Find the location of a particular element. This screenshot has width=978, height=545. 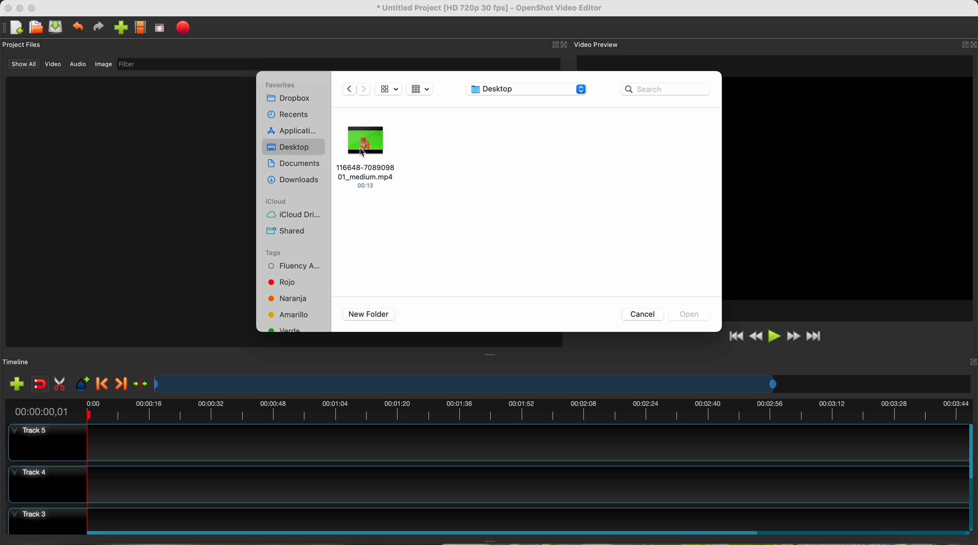

filter is located at coordinates (338, 64).